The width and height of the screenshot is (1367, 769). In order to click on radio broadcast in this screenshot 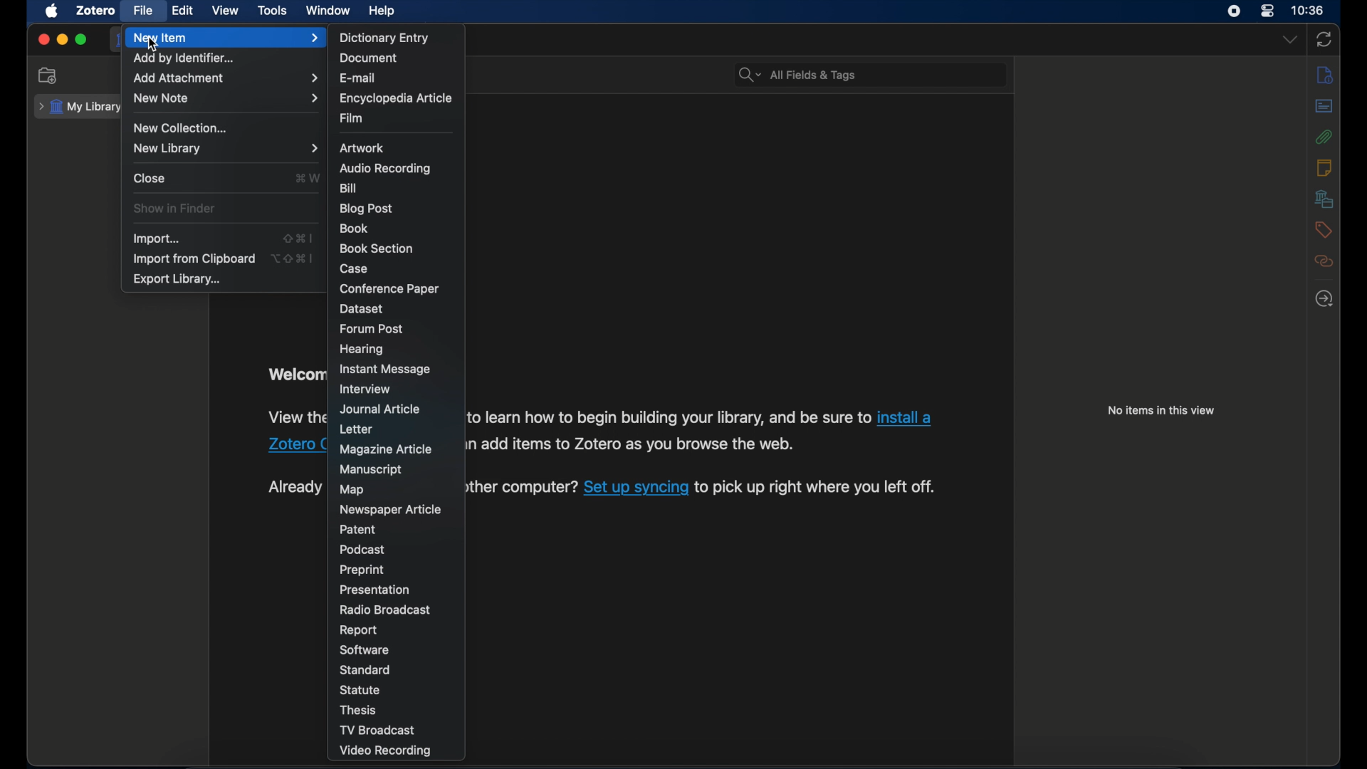, I will do `click(384, 610)`.